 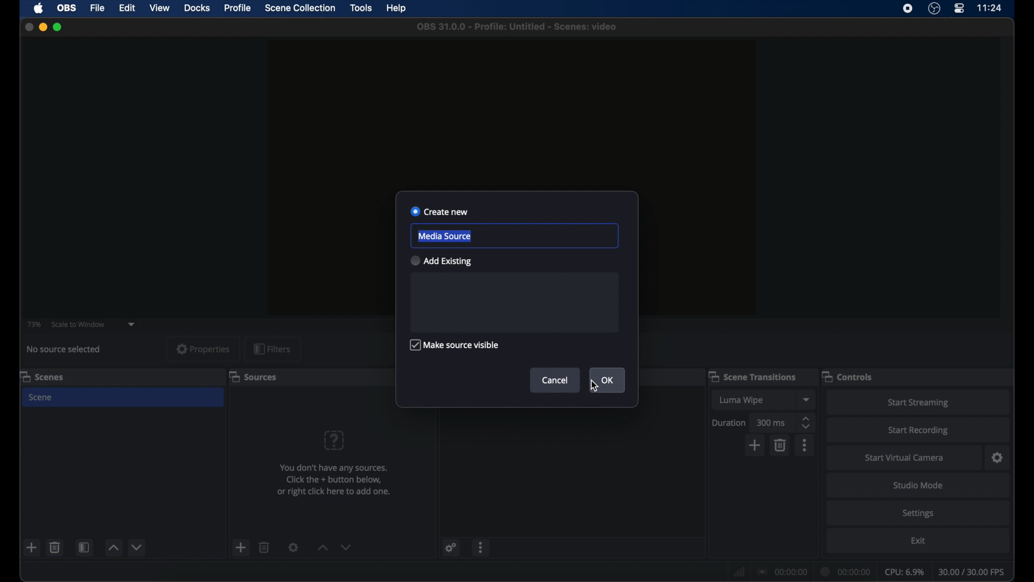 I want to click on cpu, so click(x=904, y=572).